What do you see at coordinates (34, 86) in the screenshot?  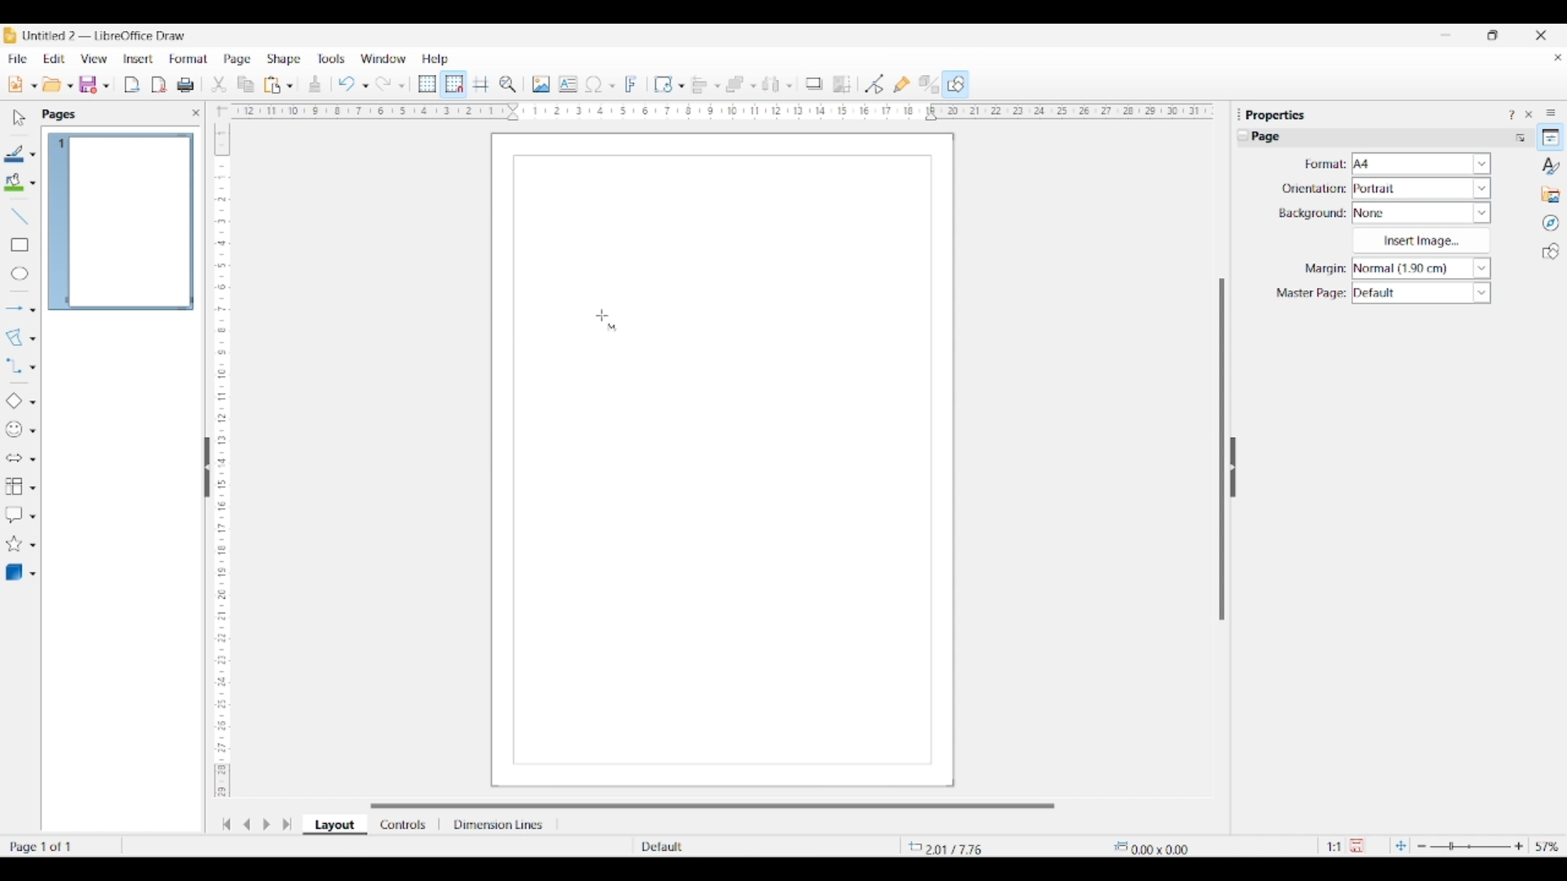 I see `New document format options` at bounding box center [34, 86].